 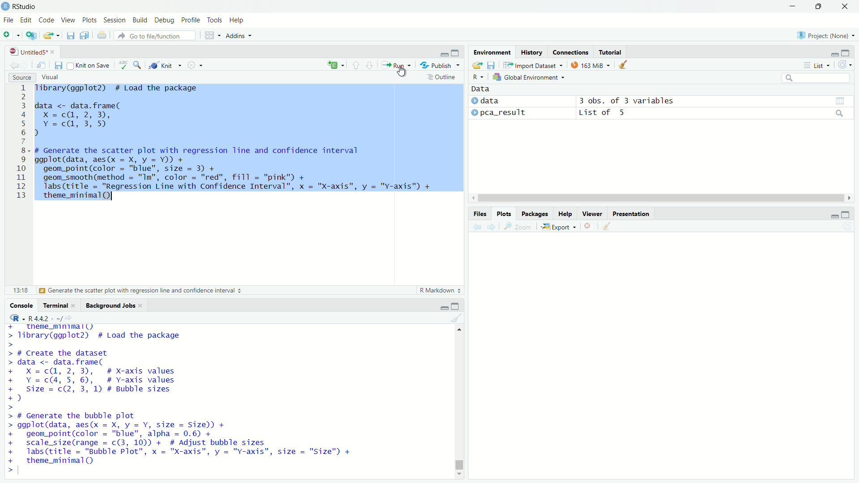 I want to click on minimize, so click(x=792, y=6).